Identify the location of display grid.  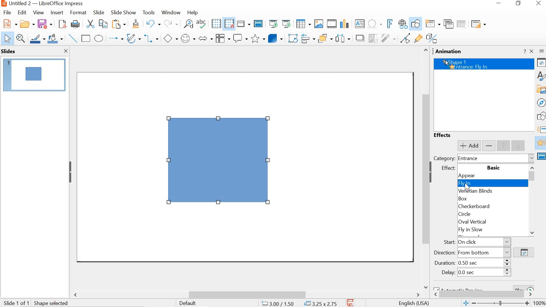
(216, 23).